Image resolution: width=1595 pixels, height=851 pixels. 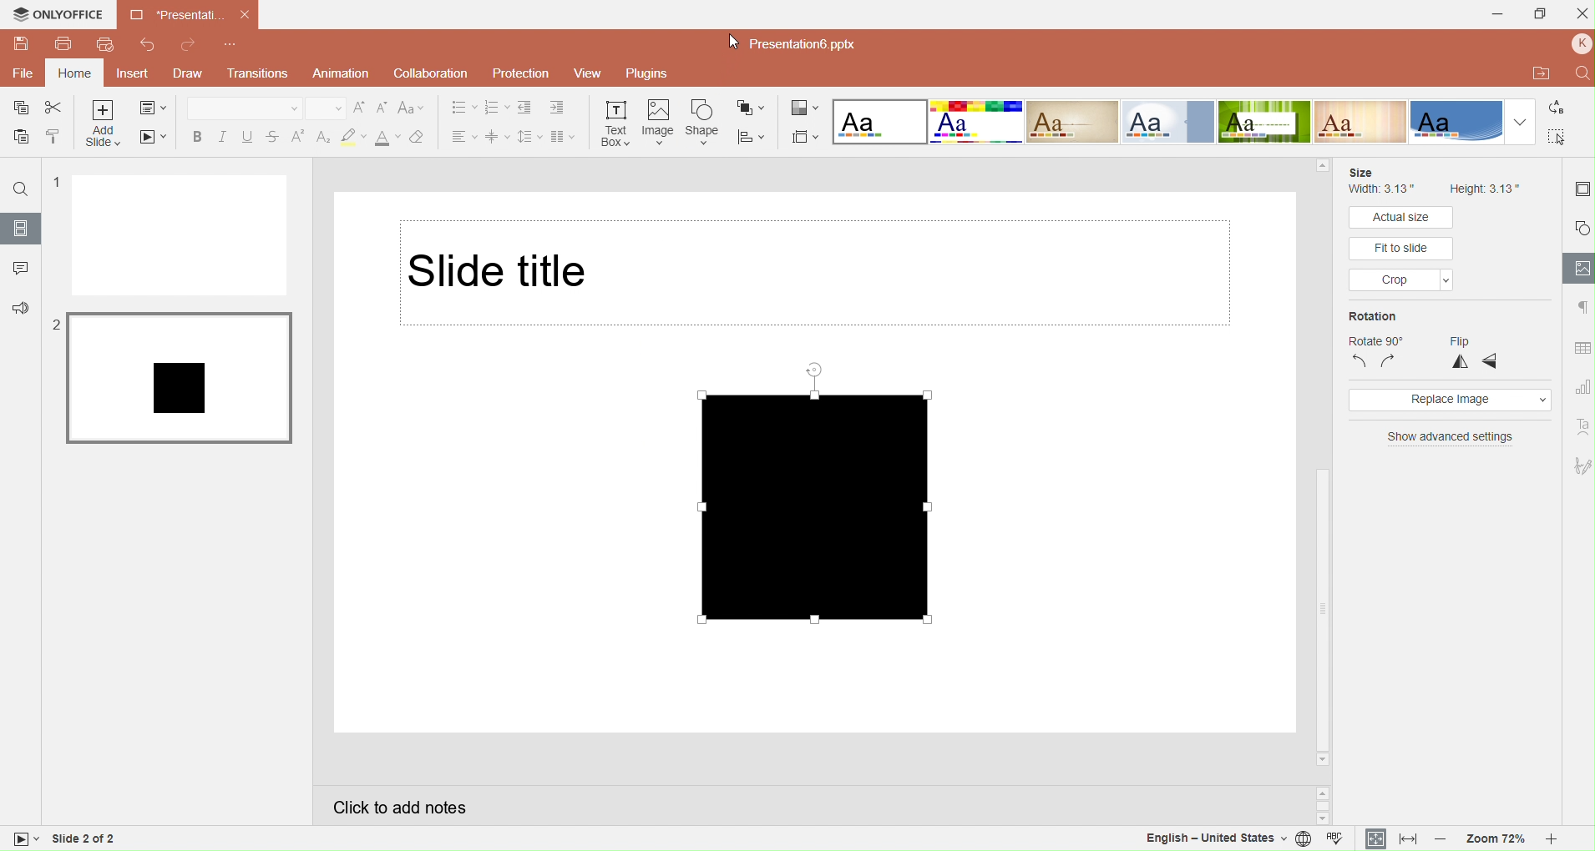 I want to click on SIZE, so click(x=1363, y=172).